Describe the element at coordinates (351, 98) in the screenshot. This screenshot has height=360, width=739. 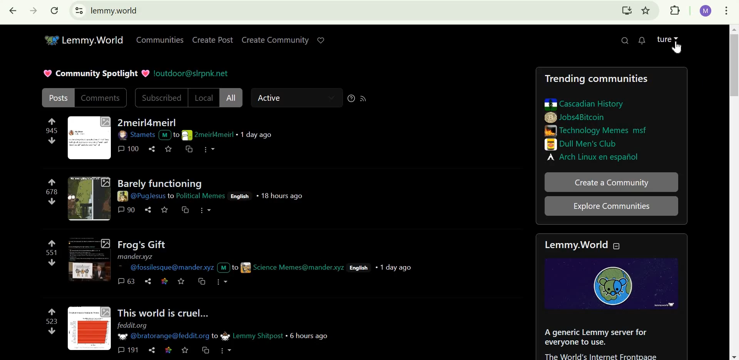
I see `sorting help` at that location.